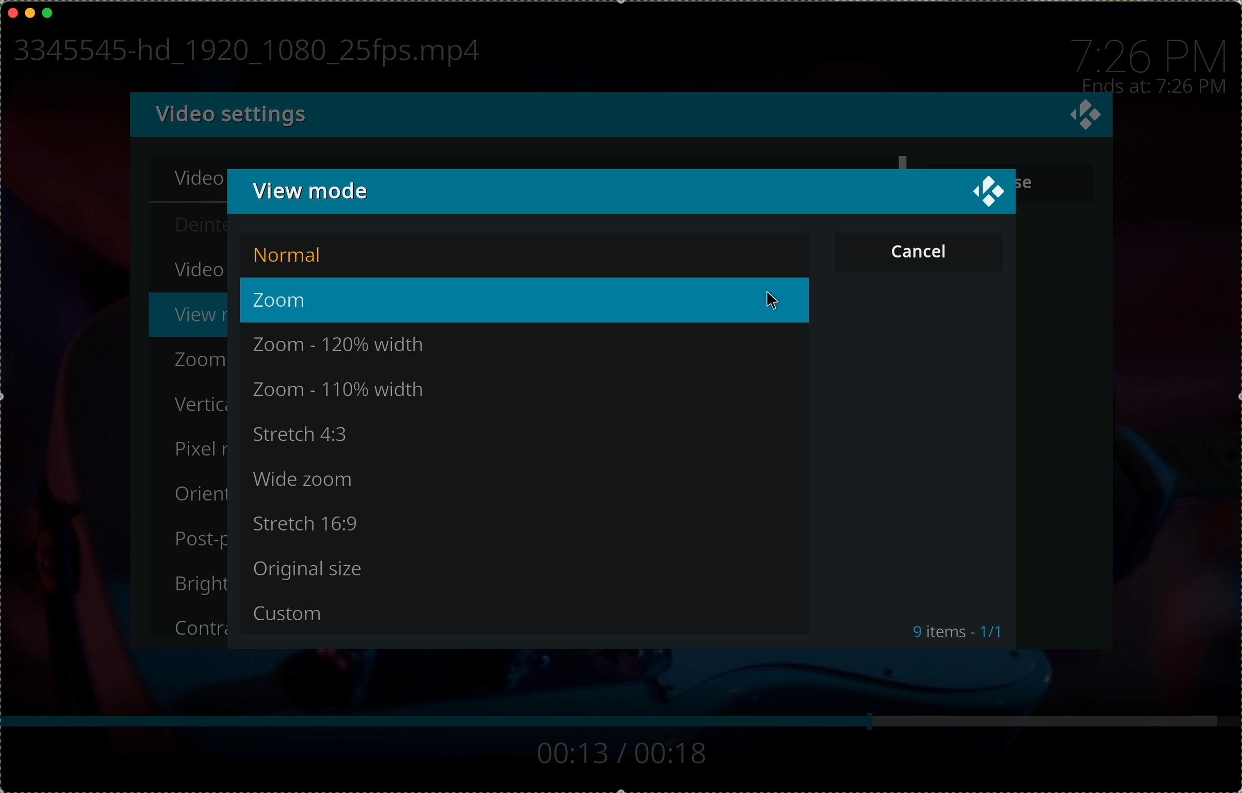  I want to click on close, so click(989, 191).